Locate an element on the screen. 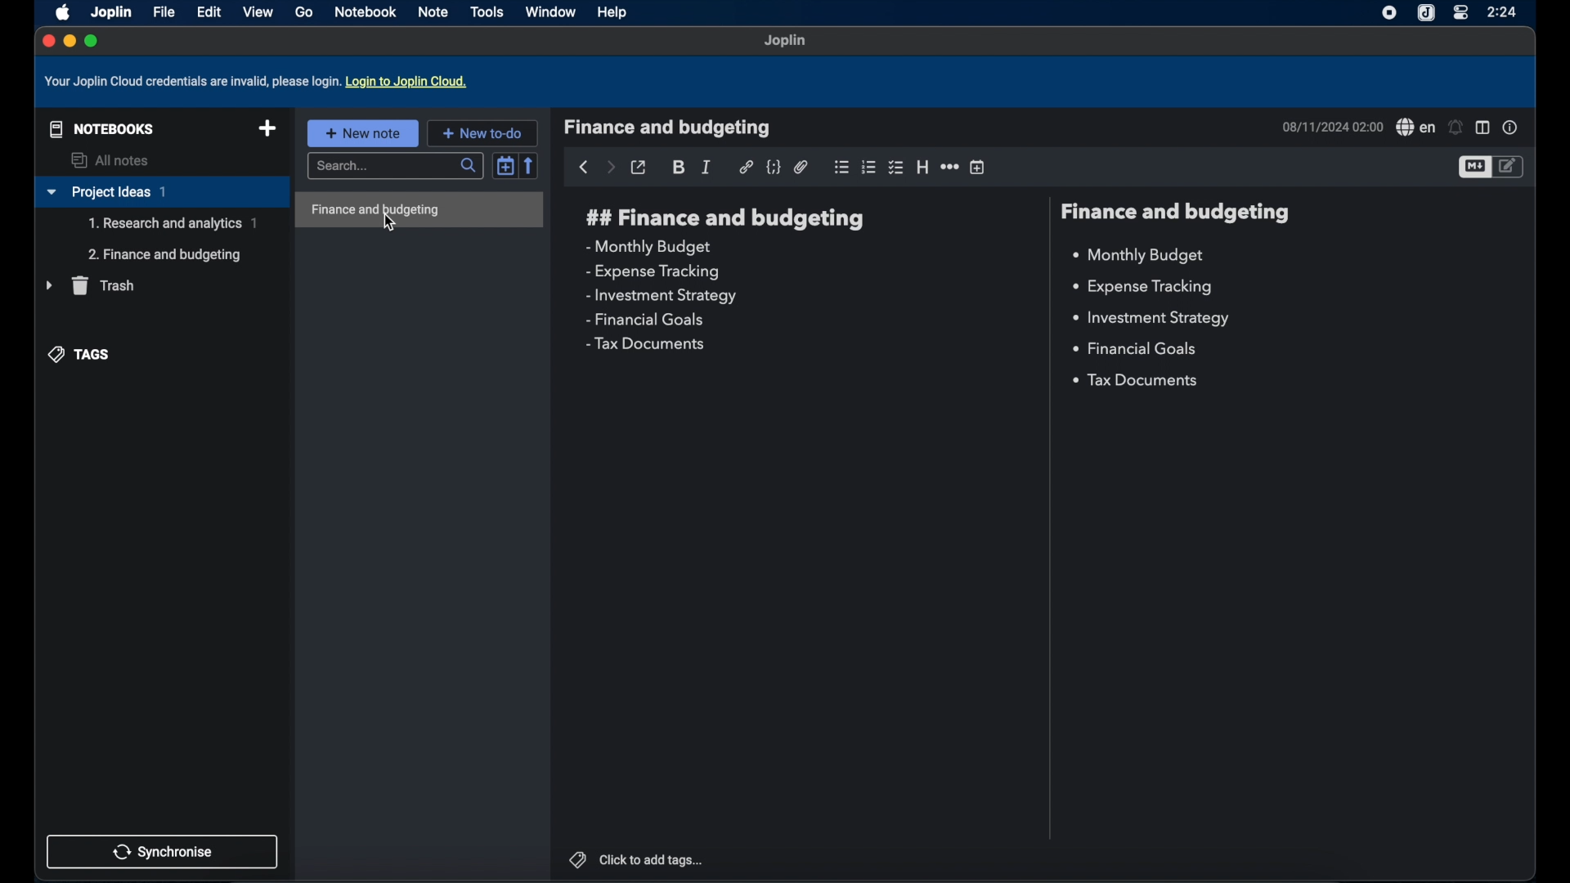  investment strategy is located at coordinates (662, 296).